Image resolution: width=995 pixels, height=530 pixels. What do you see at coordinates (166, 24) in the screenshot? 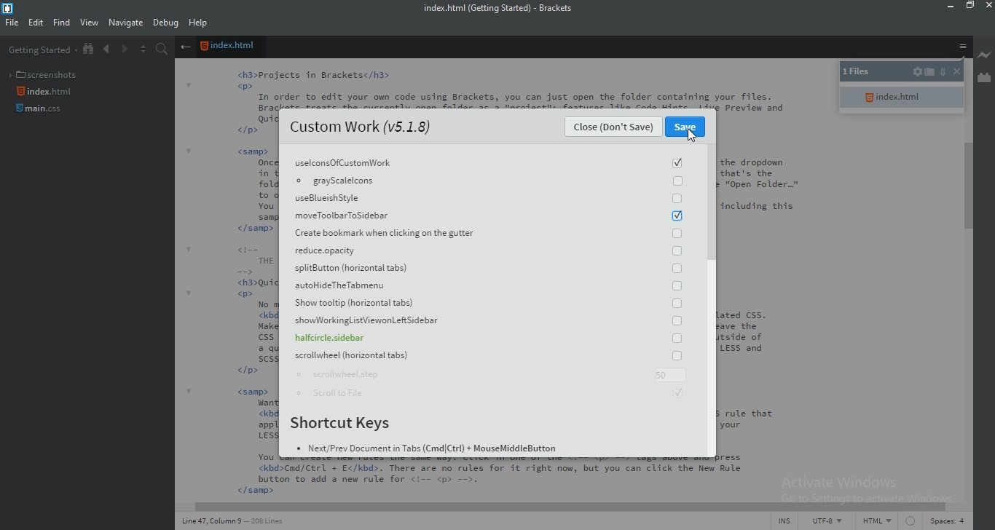
I see `Debug` at bounding box center [166, 24].